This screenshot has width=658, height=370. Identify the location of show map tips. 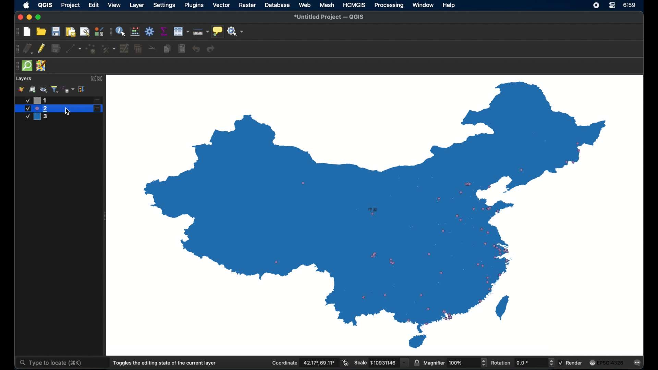
(218, 32).